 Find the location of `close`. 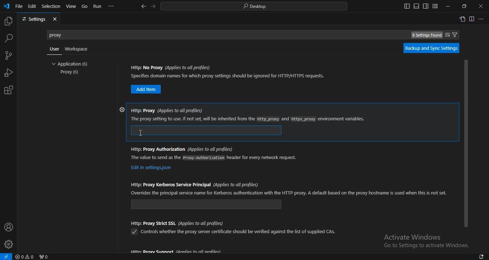

close is located at coordinates (55, 19).